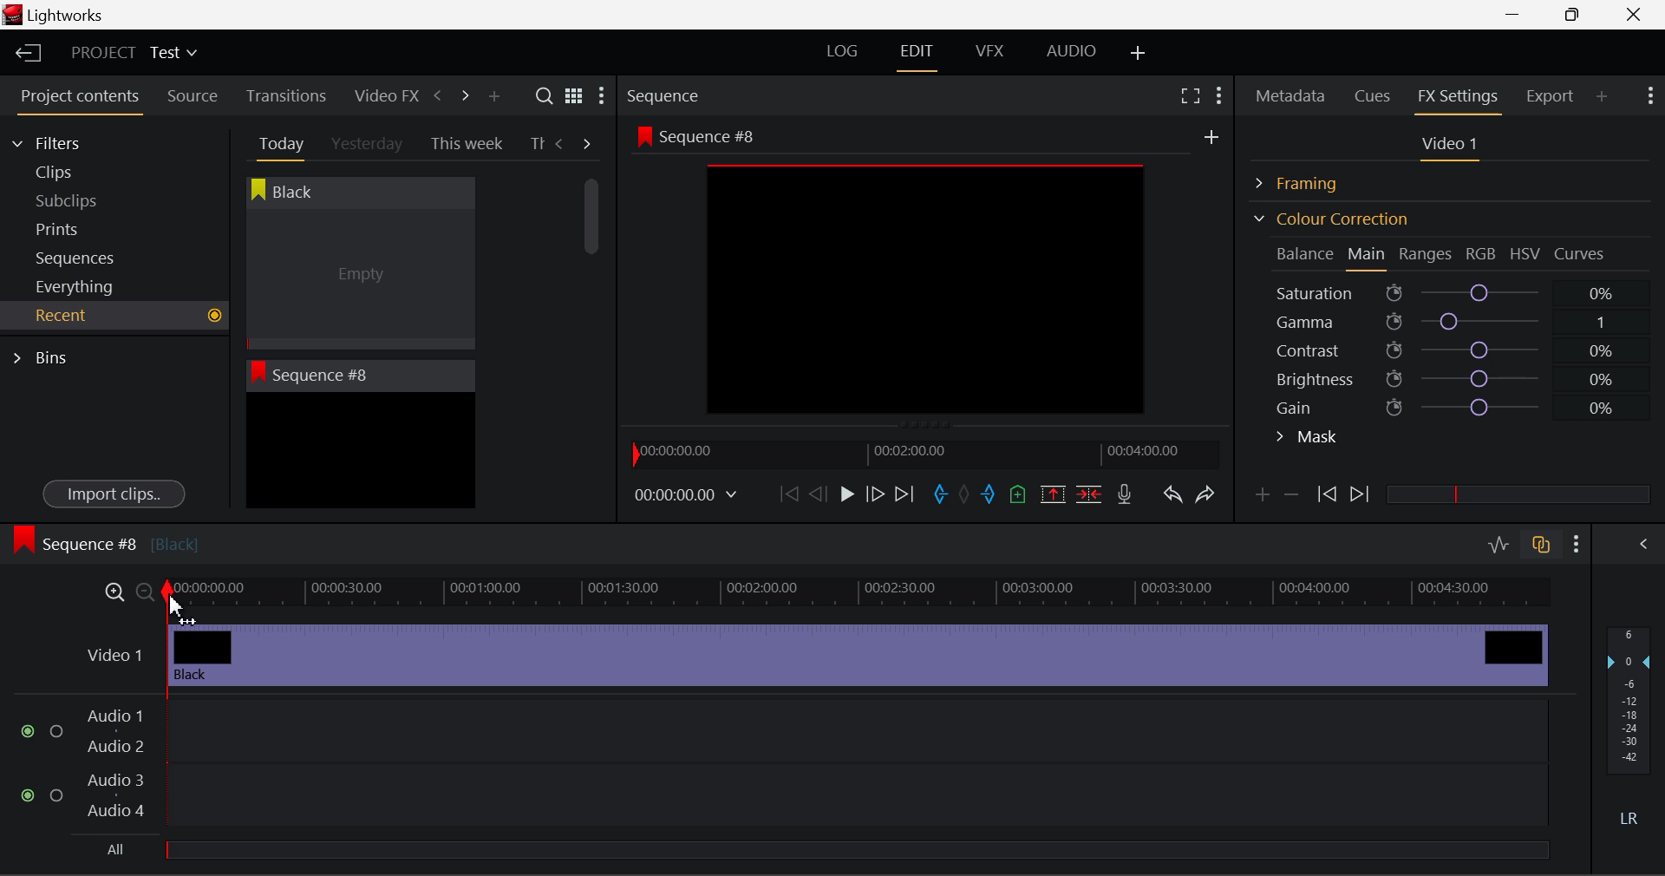 The height and width of the screenshot is (876, 1665). I want to click on Project Title, so click(134, 54).